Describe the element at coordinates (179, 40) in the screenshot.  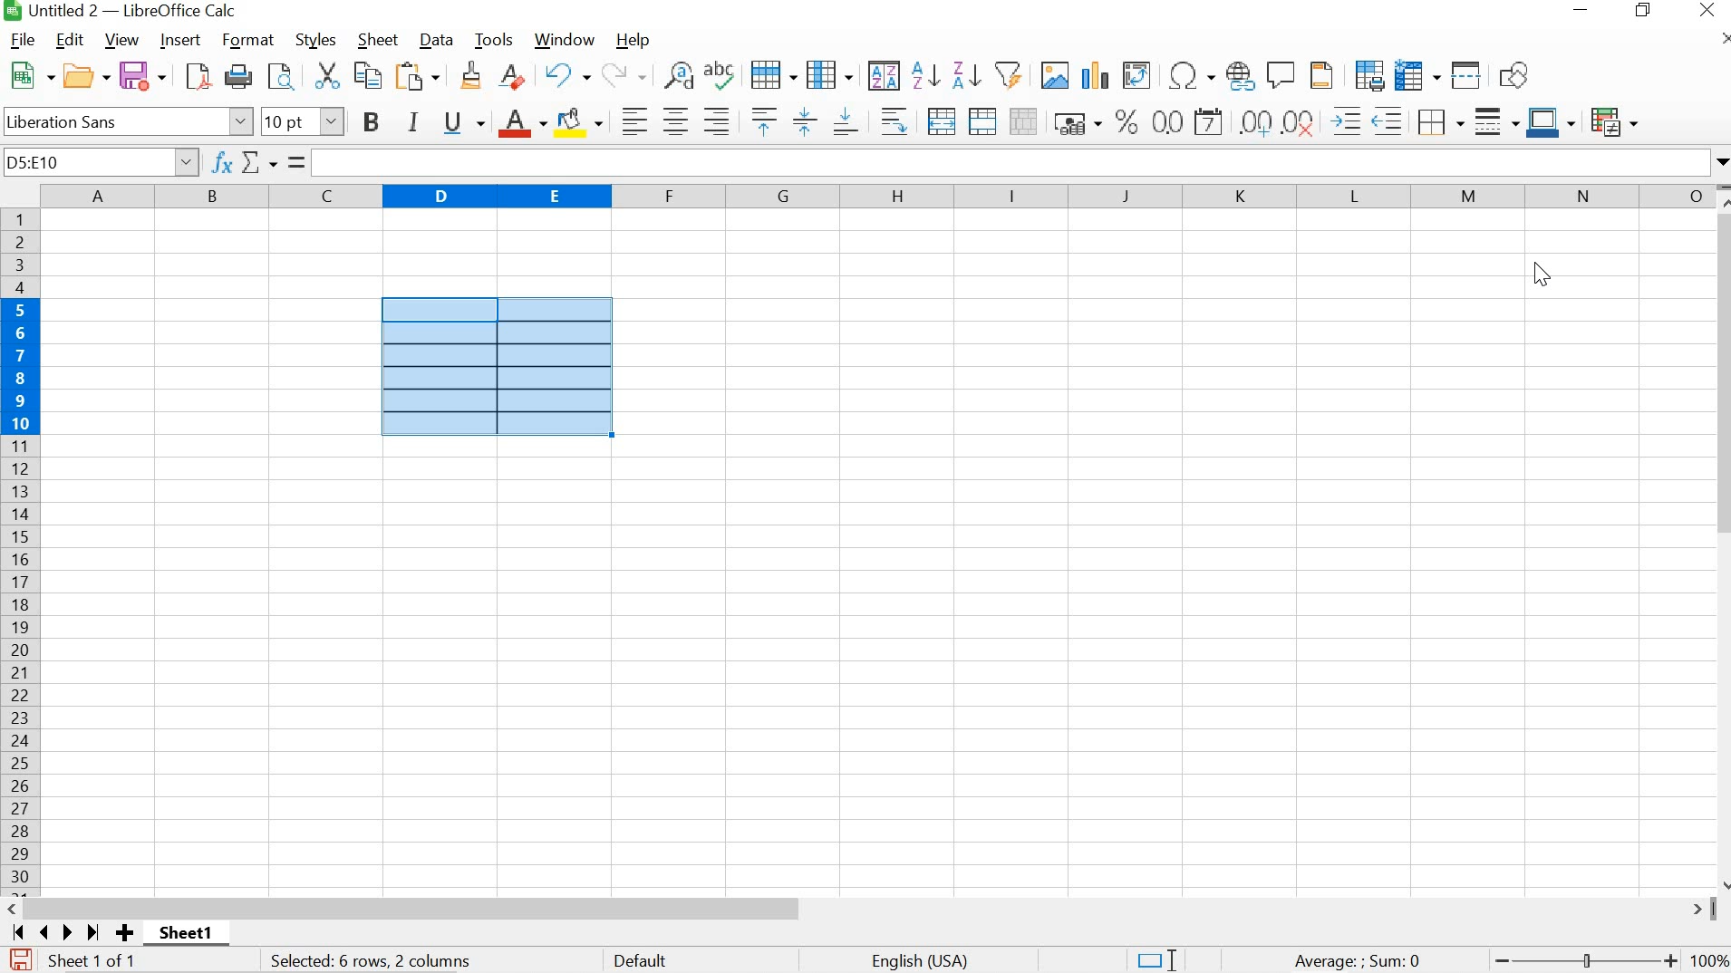
I see `INSERT` at that location.